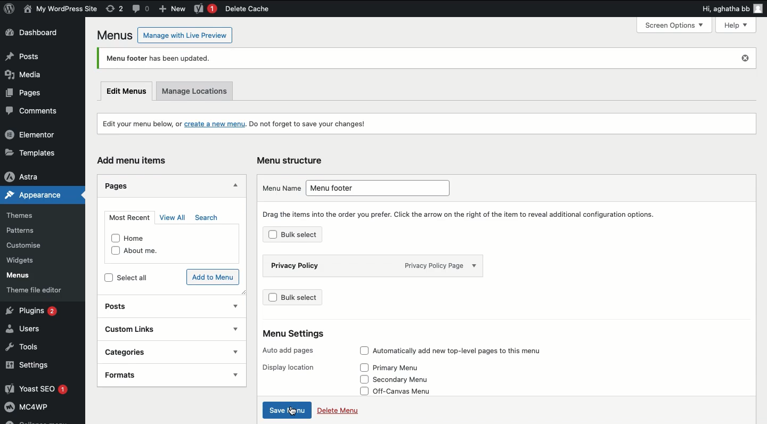 The image size is (767, 424). What do you see at coordinates (115, 185) in the screenshot?
I see `Pages` at bounding box center [115, 185].